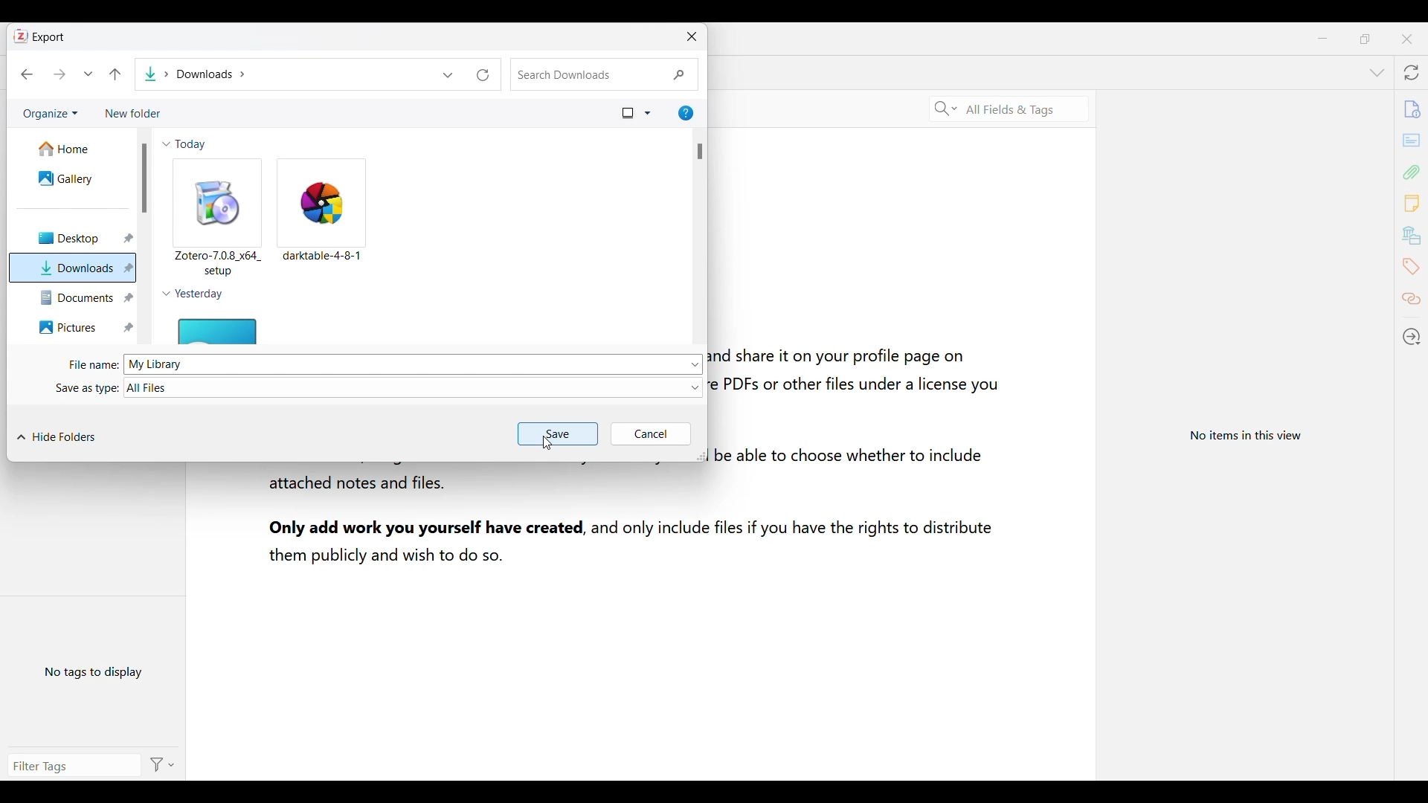 The width and height of the screenshot is (1428, 803). What do you see at coordinates (327, 218) in the screenshot?
I see `darktable-4-8-1` at bounding box center [327, 218].